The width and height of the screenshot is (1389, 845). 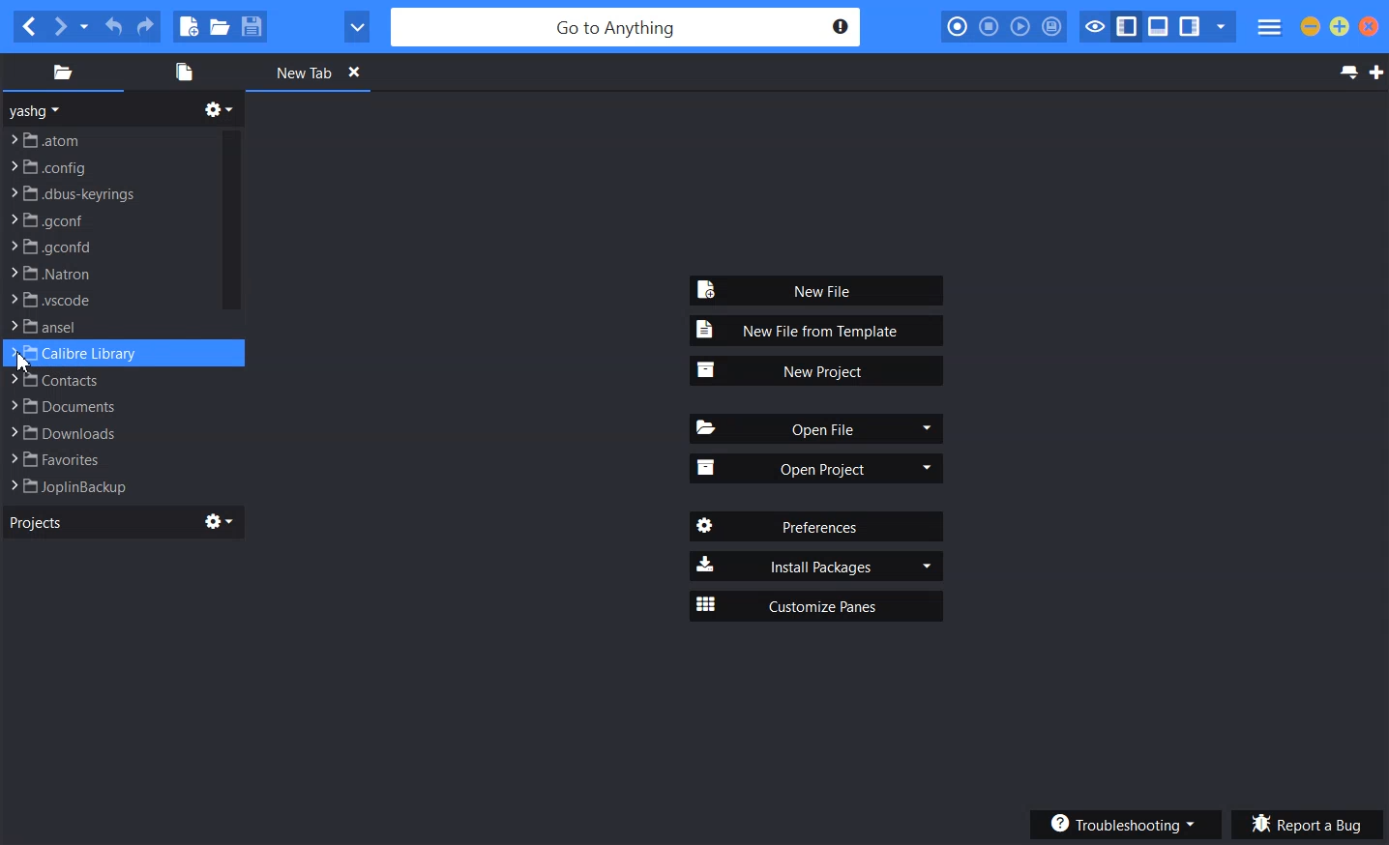 I want to click on New File from Template, so click(x=817, y=331).